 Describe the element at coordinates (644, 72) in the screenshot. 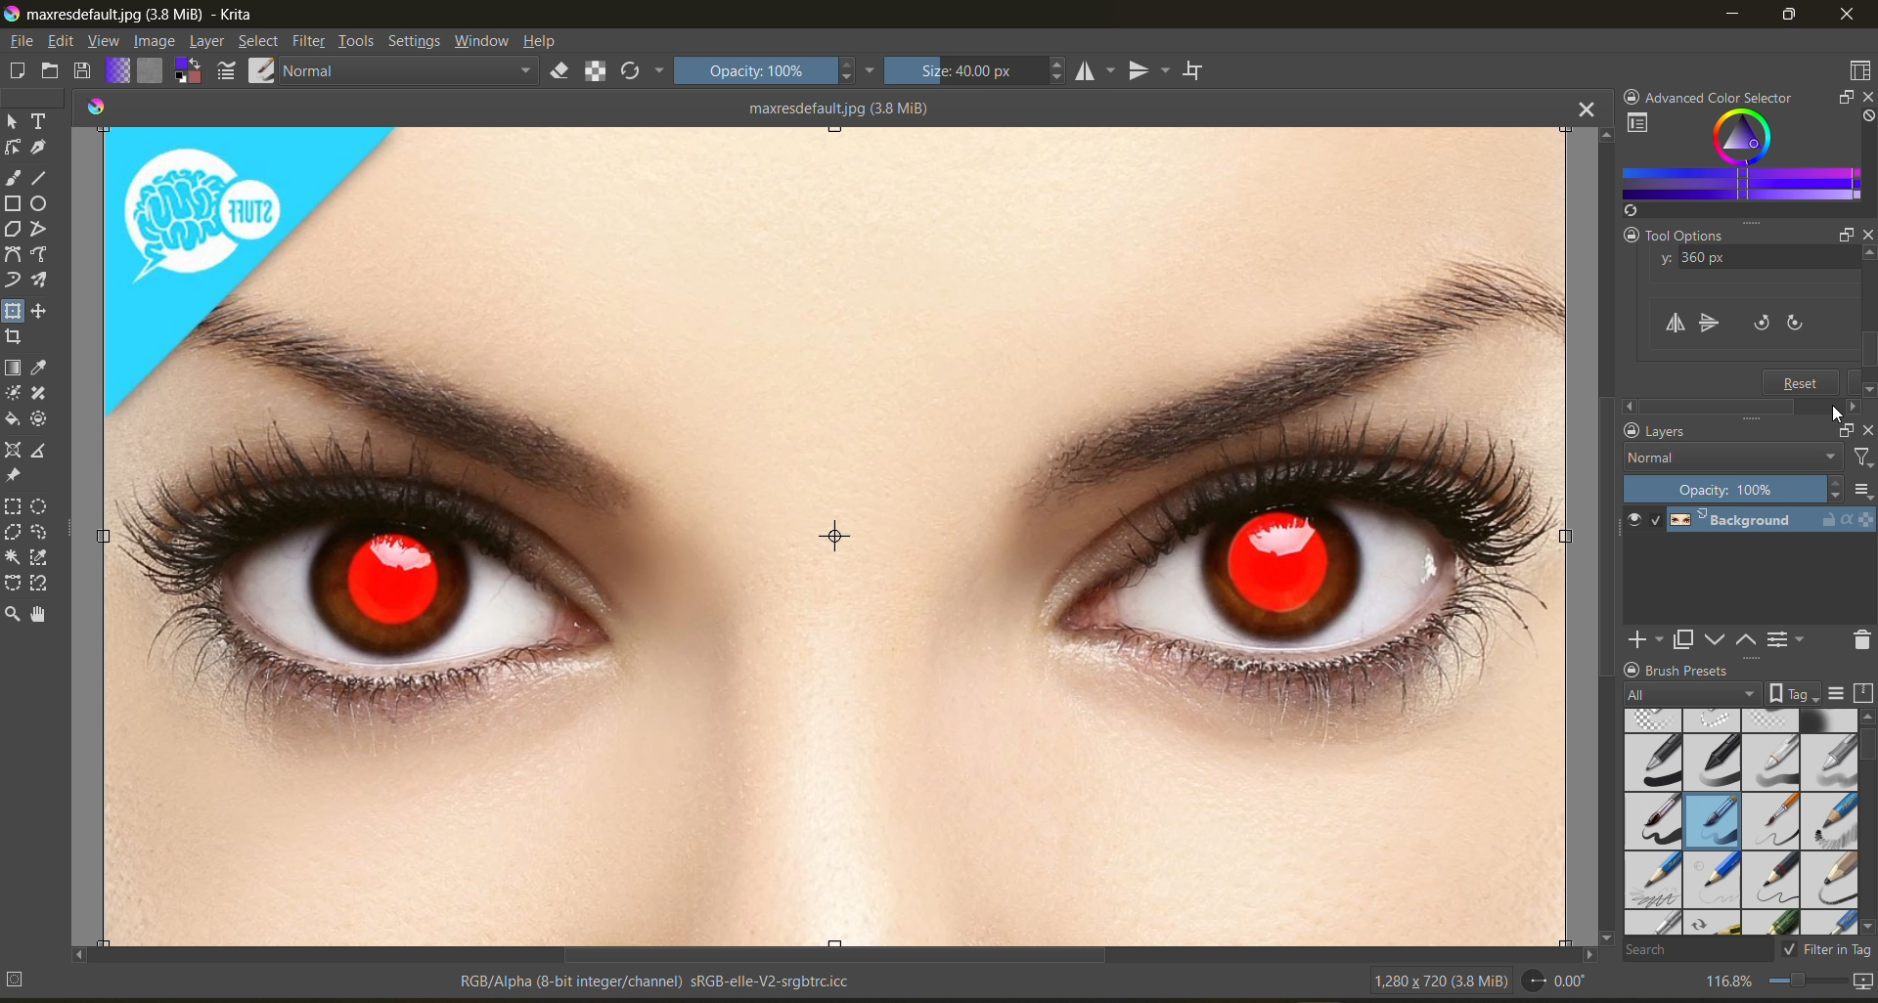

I see `reload original preset` at that location.